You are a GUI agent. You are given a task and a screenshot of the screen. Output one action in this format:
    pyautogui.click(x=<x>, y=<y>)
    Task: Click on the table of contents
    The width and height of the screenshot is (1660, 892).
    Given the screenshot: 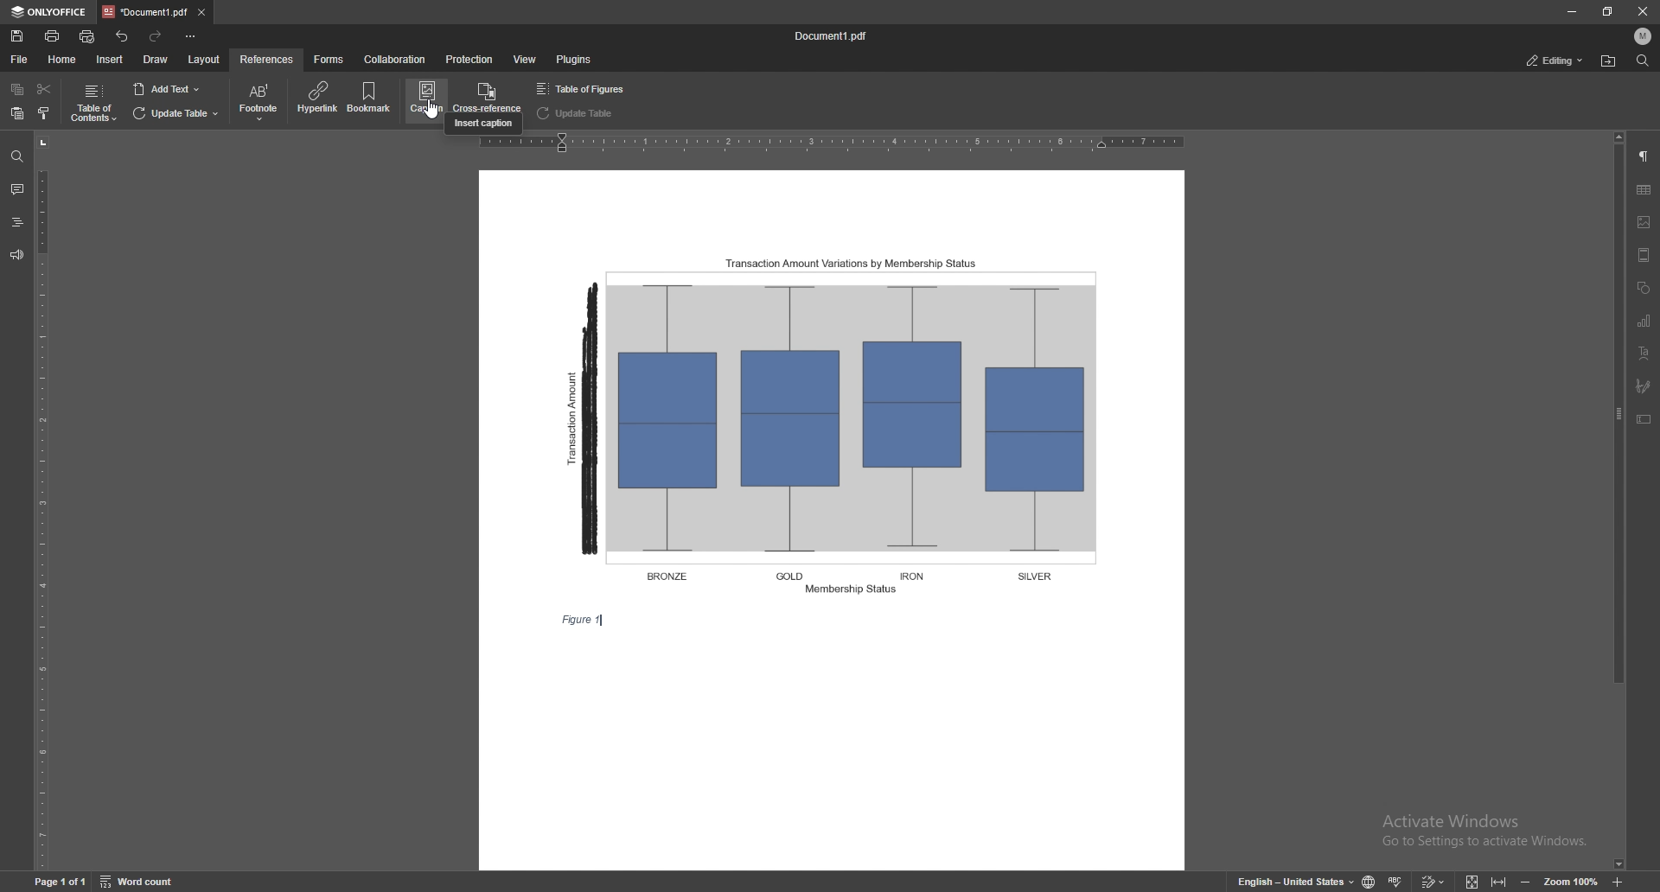 What is the action you would take?
    pyautogui.click(x=93, y=104)
    